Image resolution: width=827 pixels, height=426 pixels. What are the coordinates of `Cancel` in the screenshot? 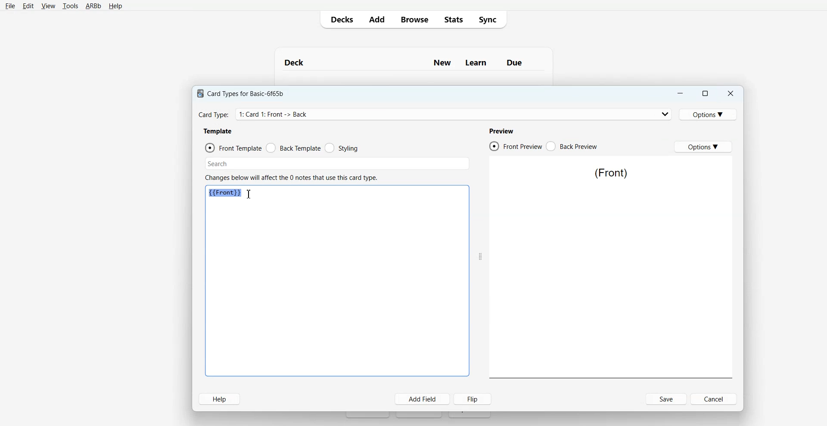 It's located at (714, 399).